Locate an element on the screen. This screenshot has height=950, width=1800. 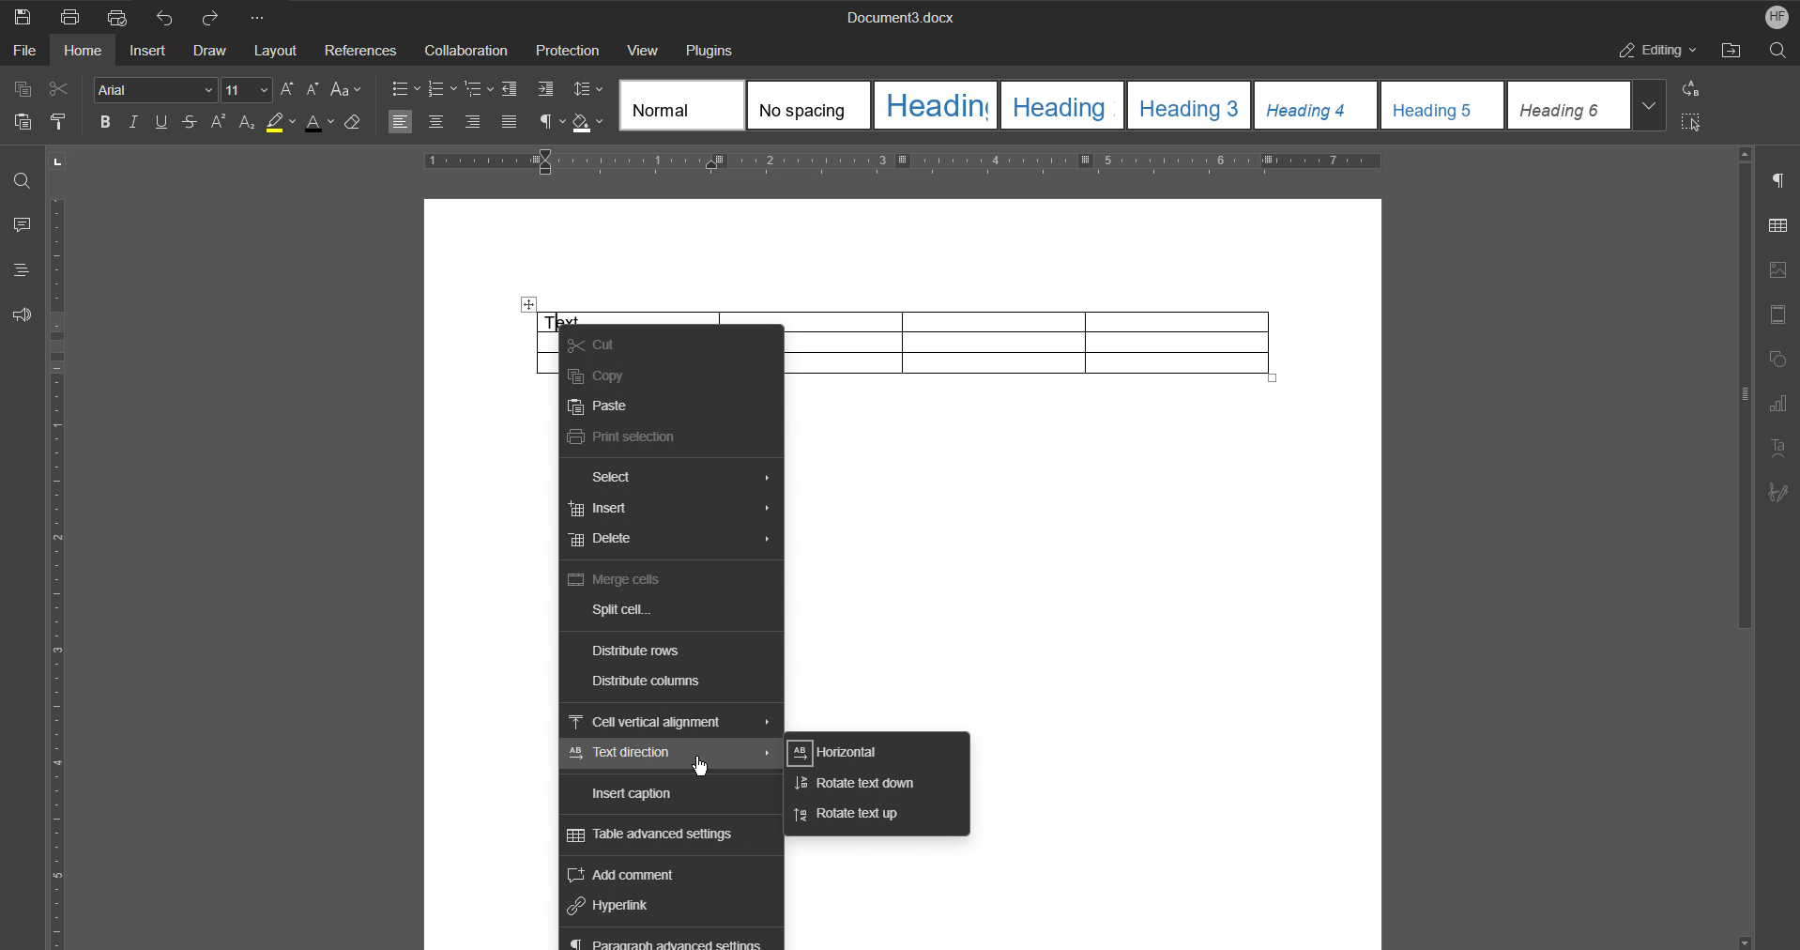
Cell vertical alignment is located at coordinates (650, 722).